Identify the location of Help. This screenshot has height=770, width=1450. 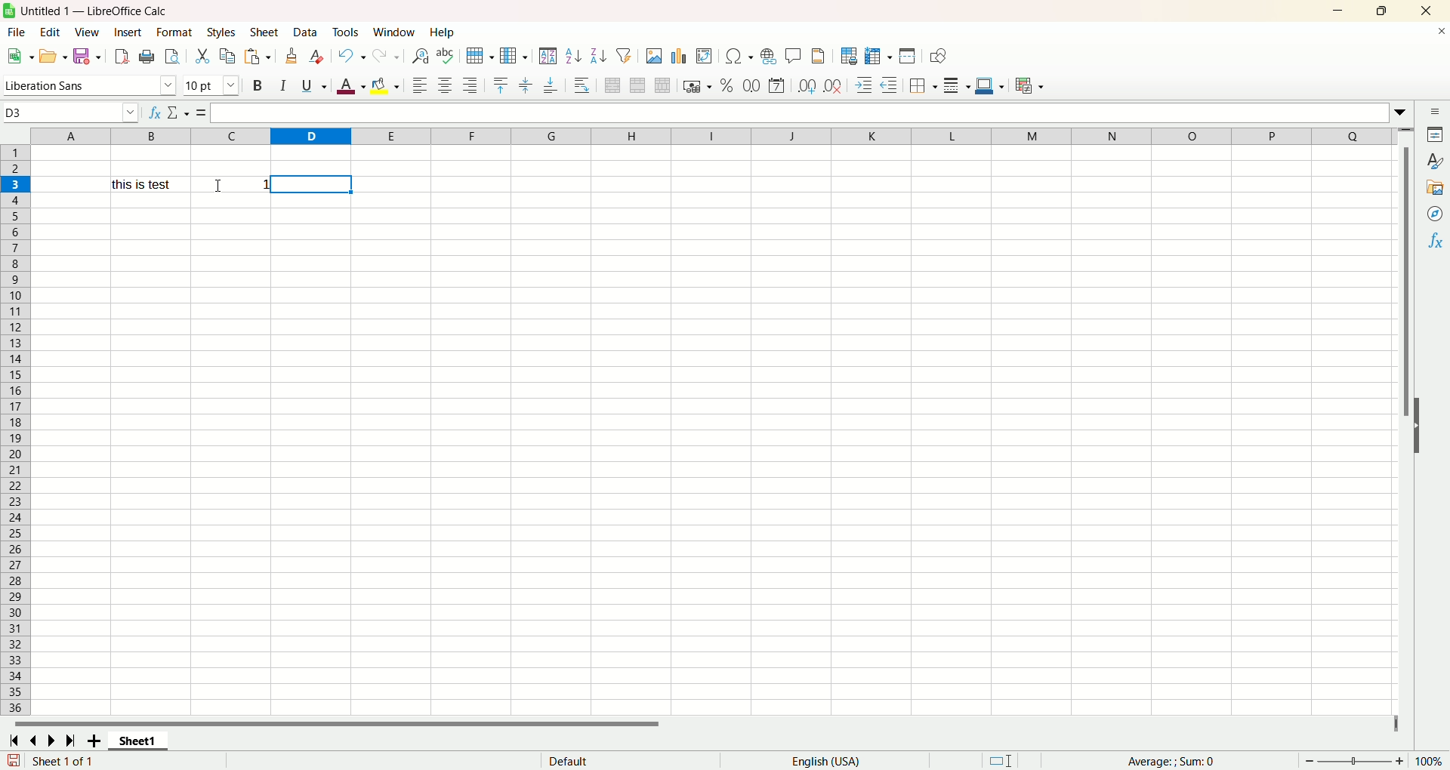
(443, 33).